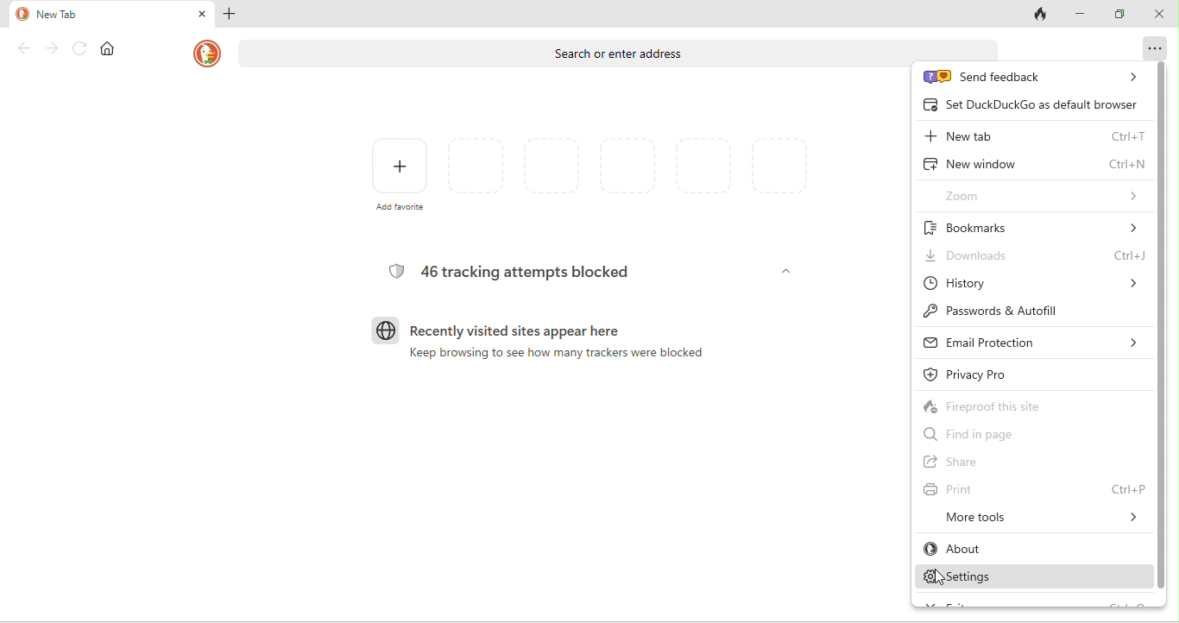  What do you see at coordinates (508, 332) in the screenshot?
I see `recently visited sites appear here` at bounding box center [508, 332].